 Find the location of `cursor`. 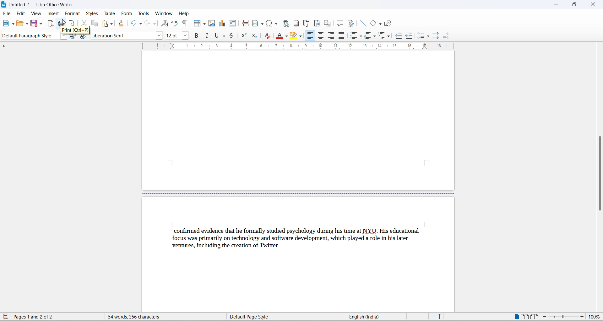

cursor is located at coordinates (64, 21).